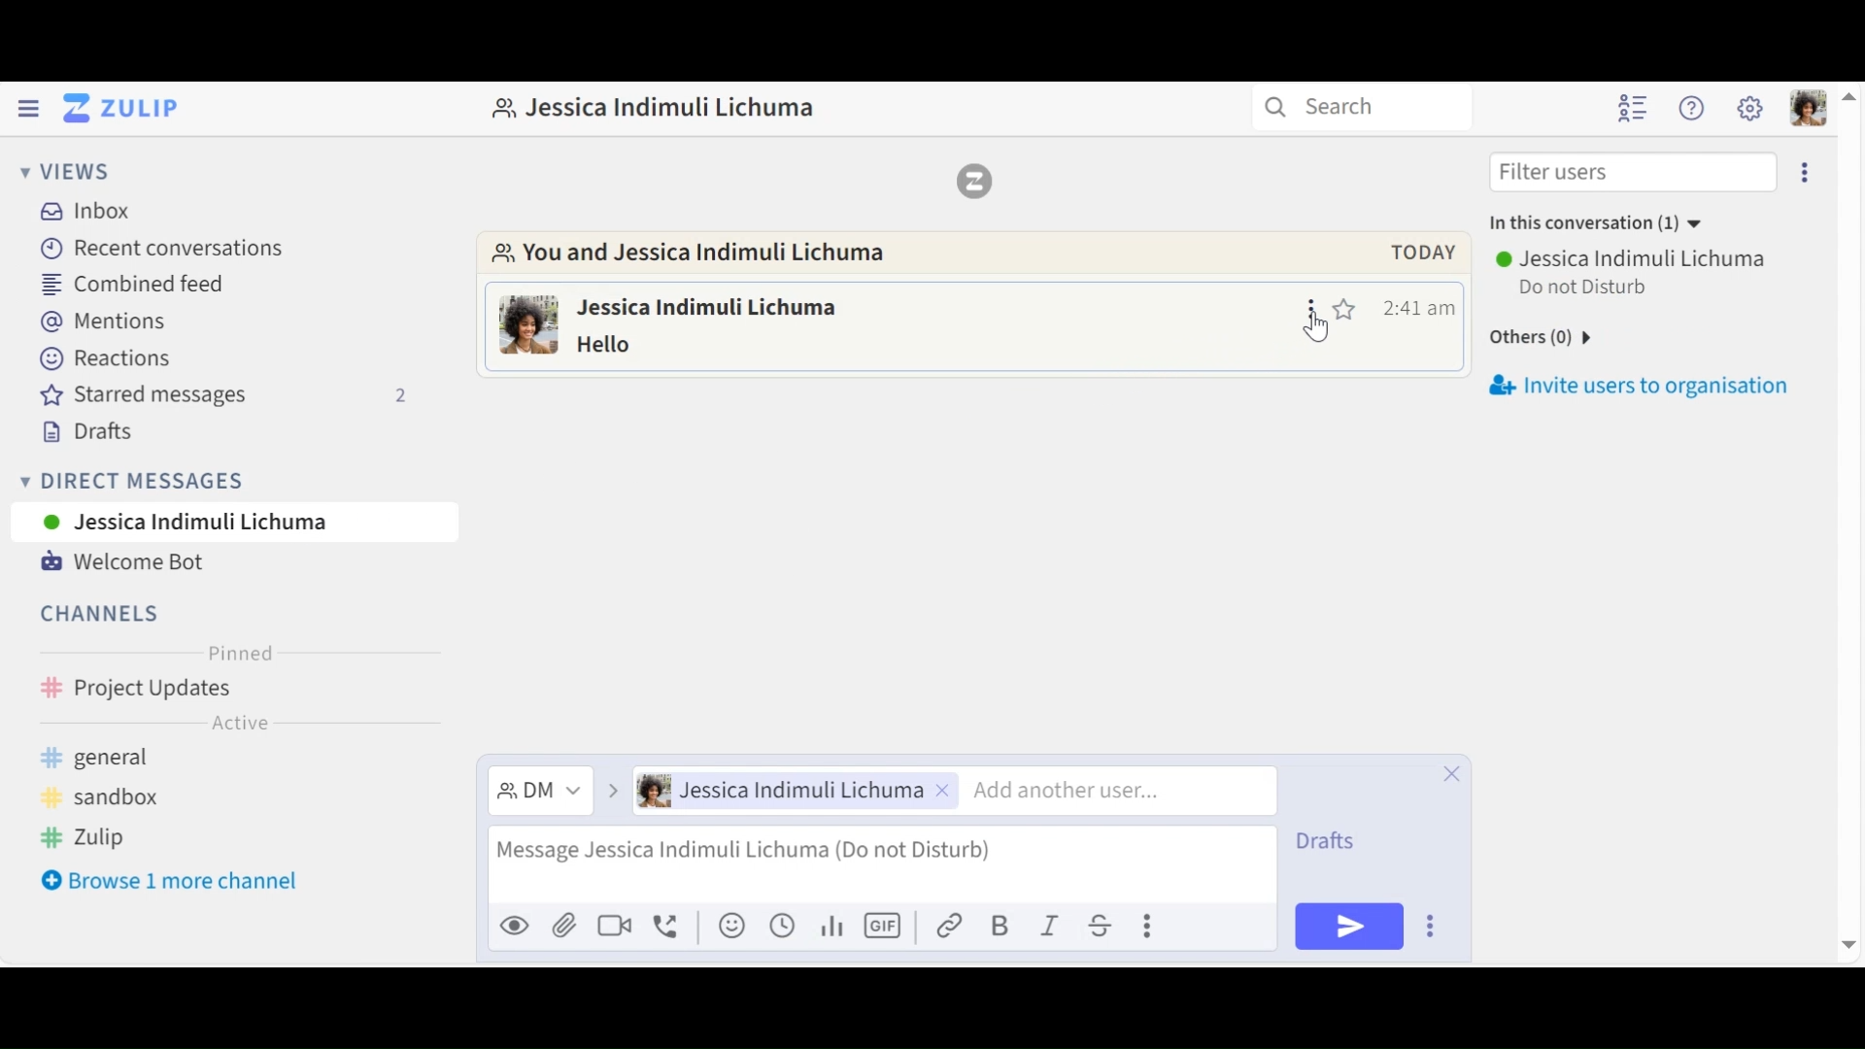 The width and height of the screenshot is (1865, 1049). Describe the element at coordinates (1637, 384) in the screenshot. I see `Invite users to organisation` at that location.